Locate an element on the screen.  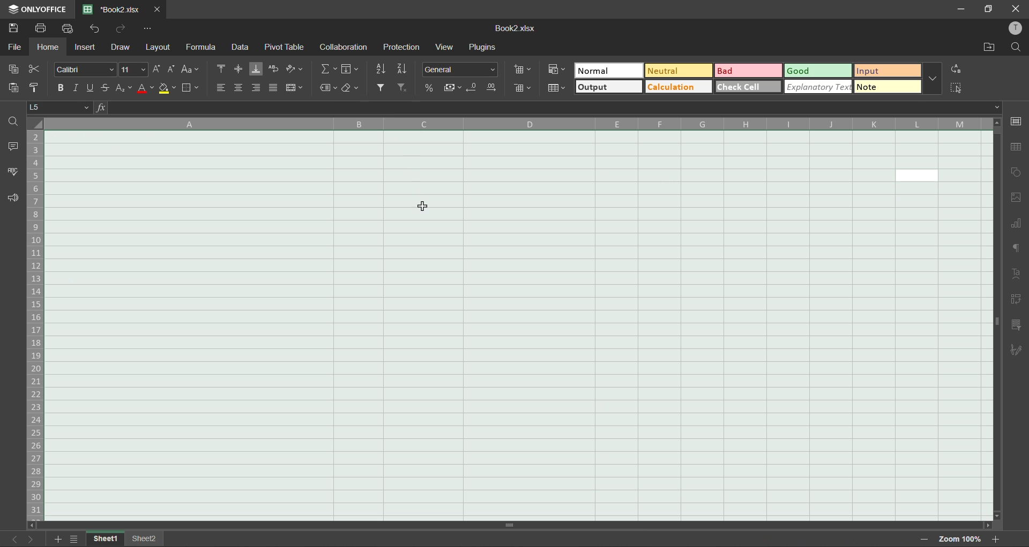
copy style is located at coordinates (35, 85).